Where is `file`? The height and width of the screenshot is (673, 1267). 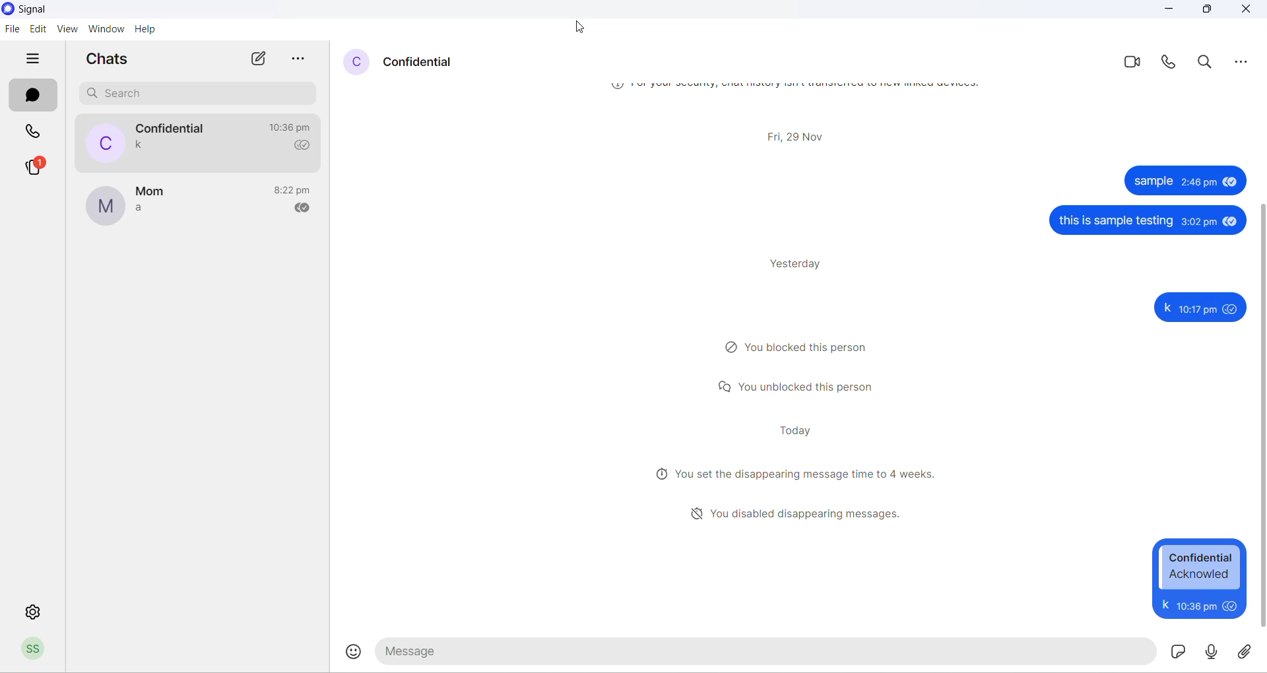
file is located at coordinates (14, 30).